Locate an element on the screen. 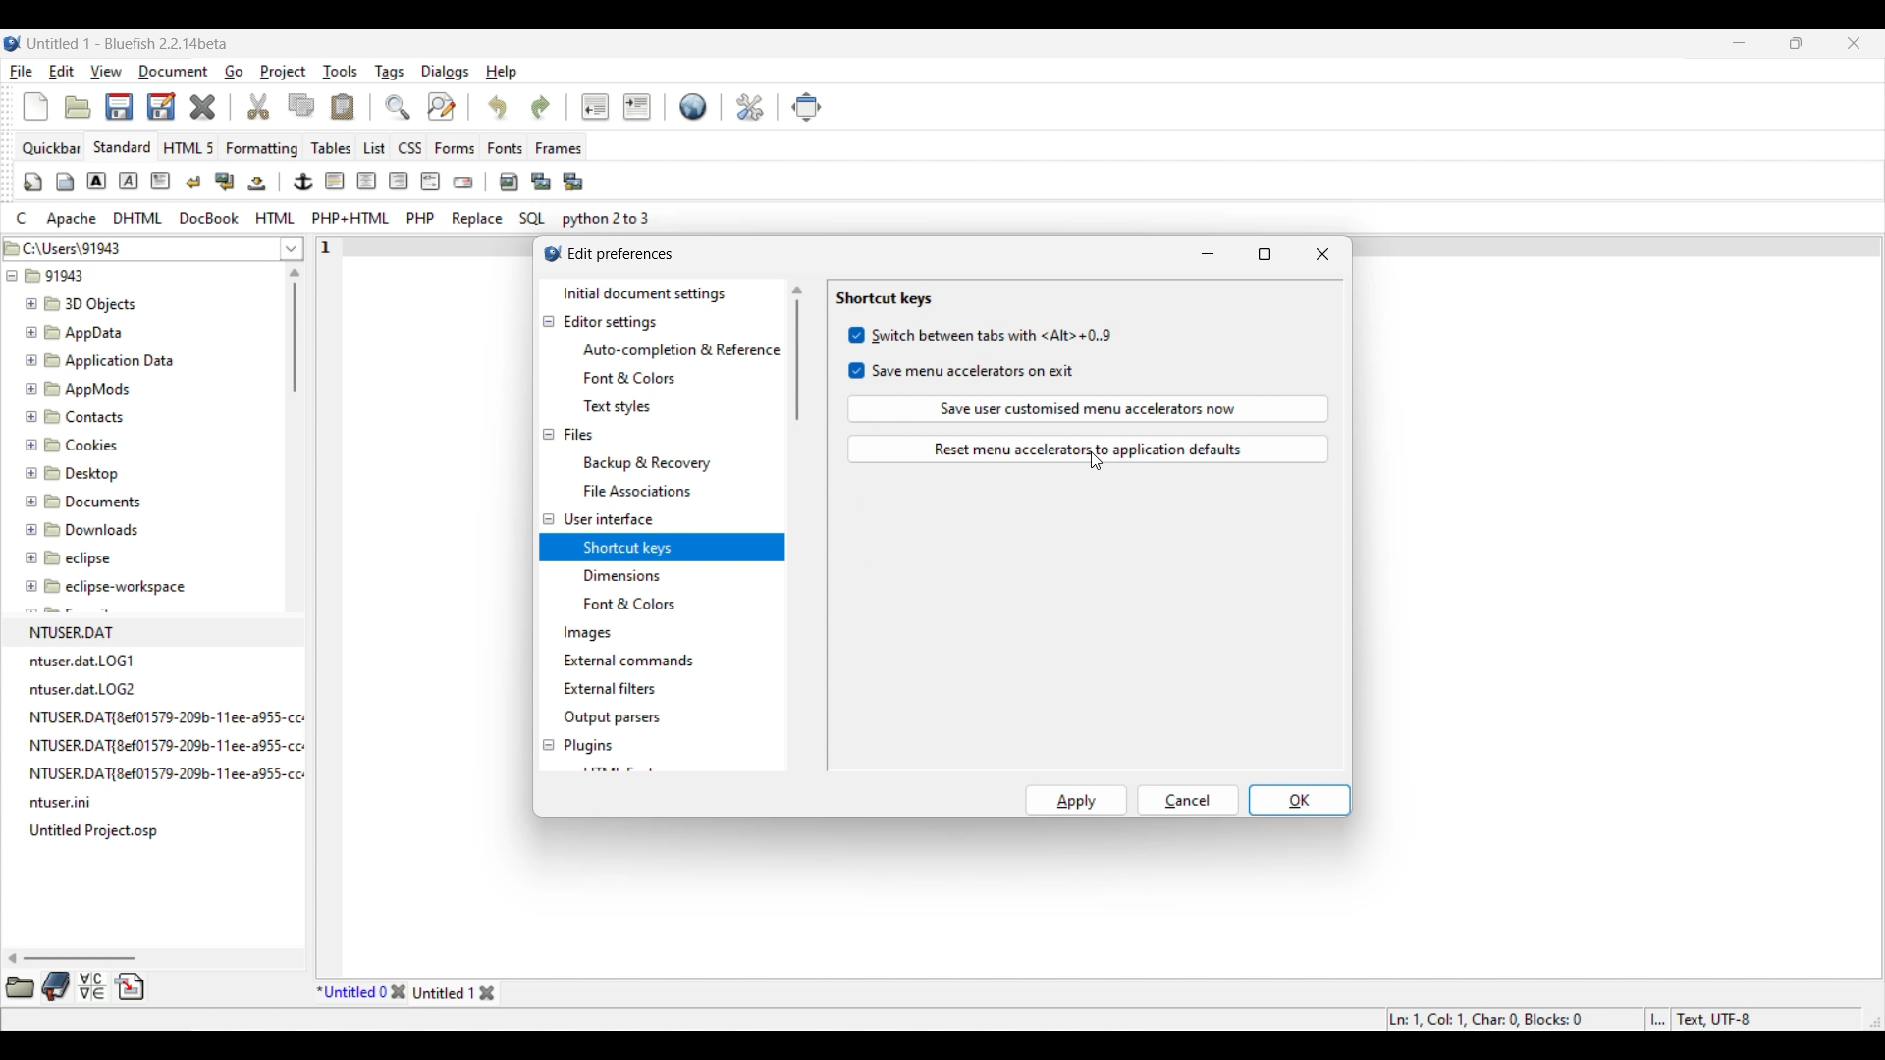  Copy is located at coordinates (301, 105).